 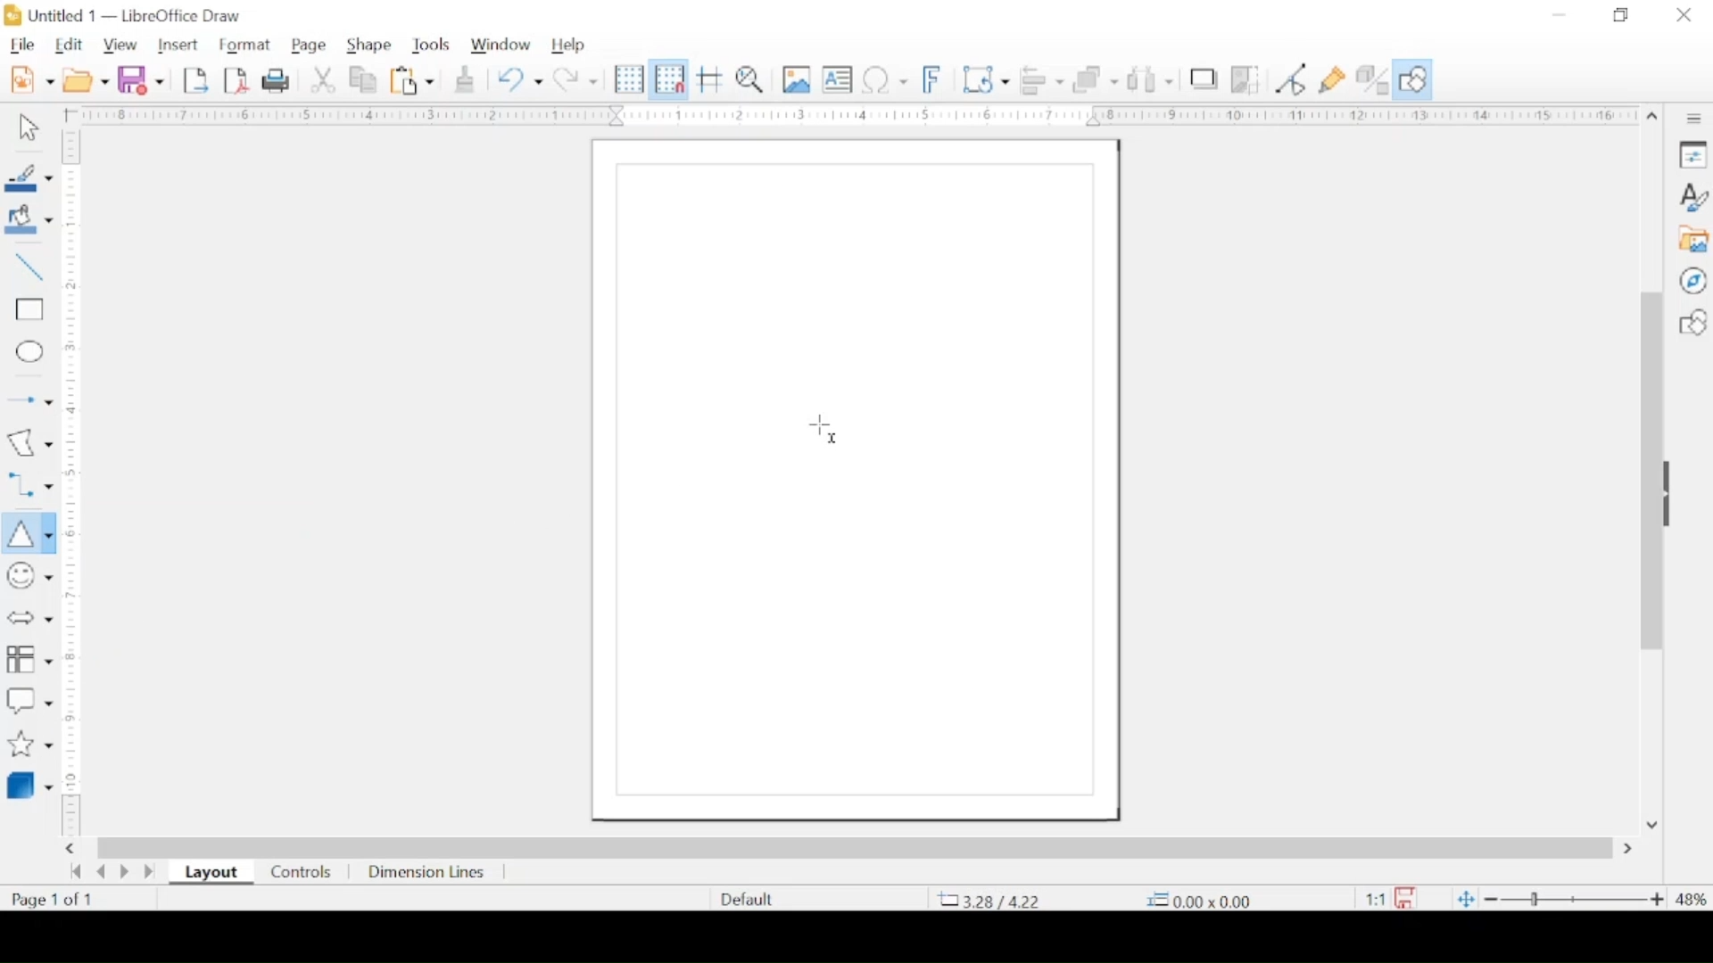 I want to click on show draw functions, so click(x=1415, y=79).